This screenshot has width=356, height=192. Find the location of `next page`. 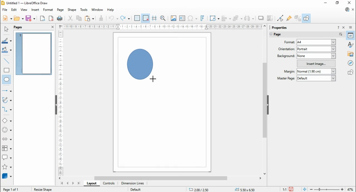

next page is located at coordinates (73, 184).